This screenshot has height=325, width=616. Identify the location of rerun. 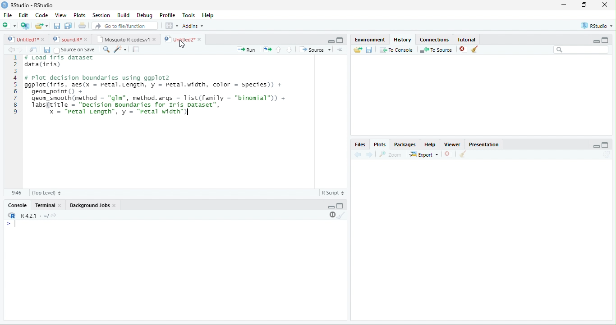
(267, 50).